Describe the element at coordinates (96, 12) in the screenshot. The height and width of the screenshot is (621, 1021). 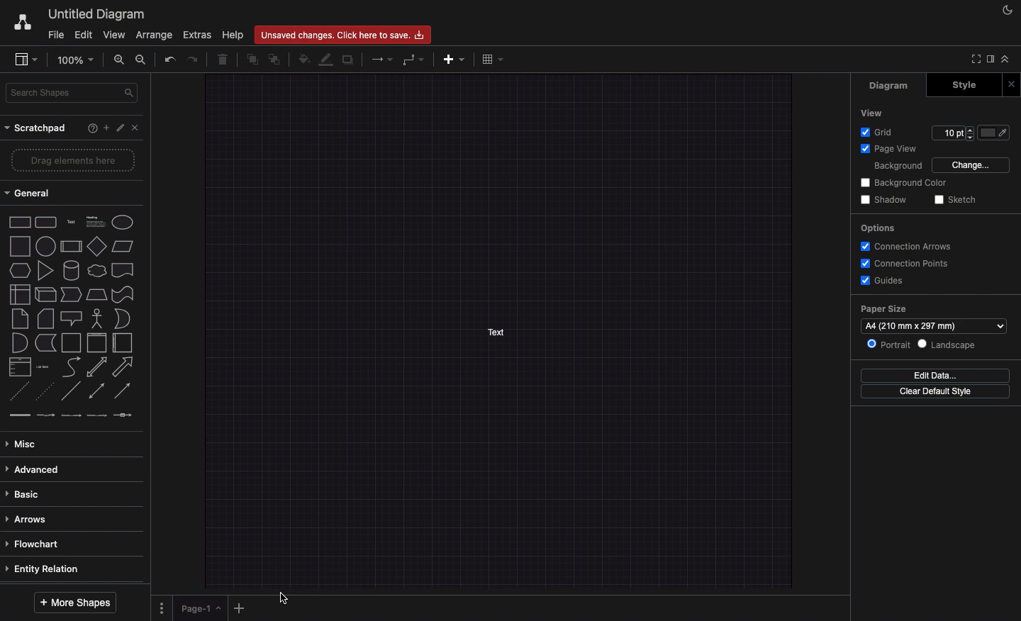
I see `Untitled diagram` at that location.